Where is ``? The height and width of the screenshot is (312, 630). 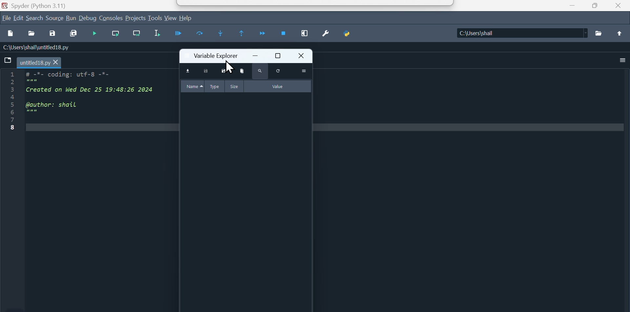  is located at coordinates (181, 35).